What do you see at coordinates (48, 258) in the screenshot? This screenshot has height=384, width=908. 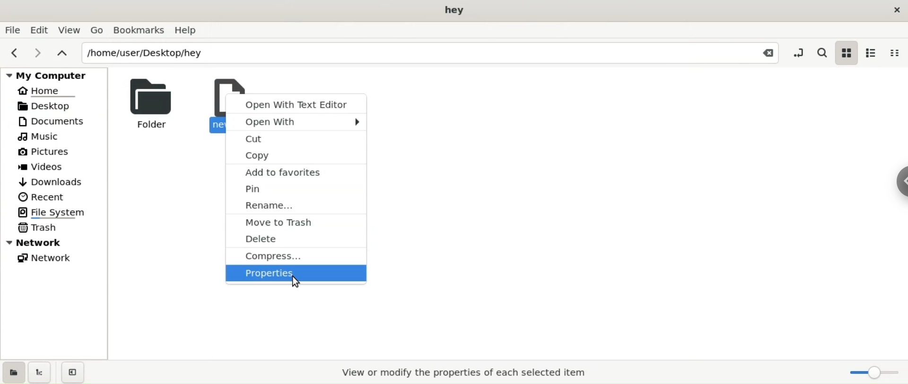 I see `Network` at bounding box center [48, 258].